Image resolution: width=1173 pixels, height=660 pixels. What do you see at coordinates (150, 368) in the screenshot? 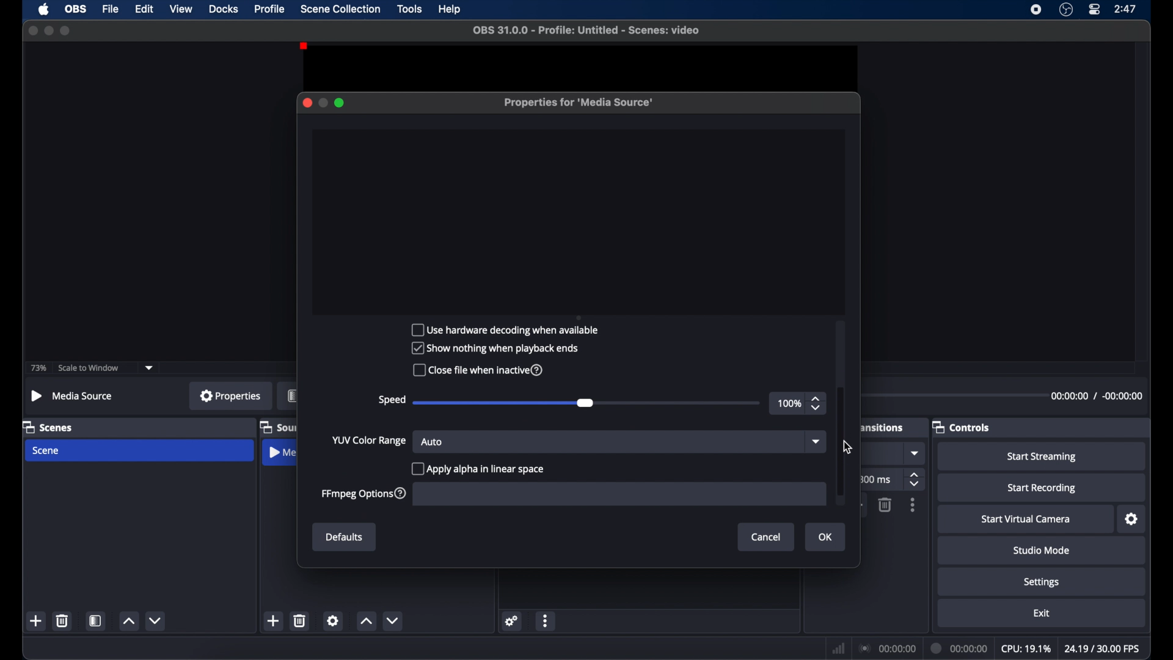
I see `dropdown` at bounding box center [150, 368].